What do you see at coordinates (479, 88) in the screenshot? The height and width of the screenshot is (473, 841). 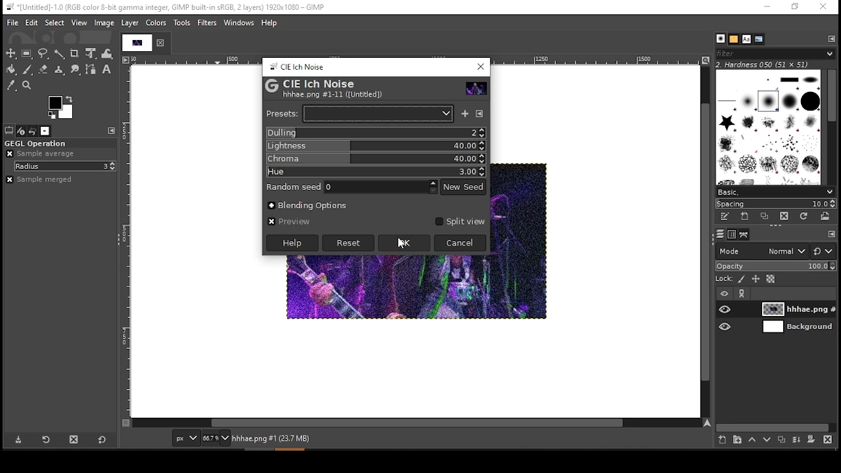 I see `preview thumbnail` at bounding box center [479, 88].